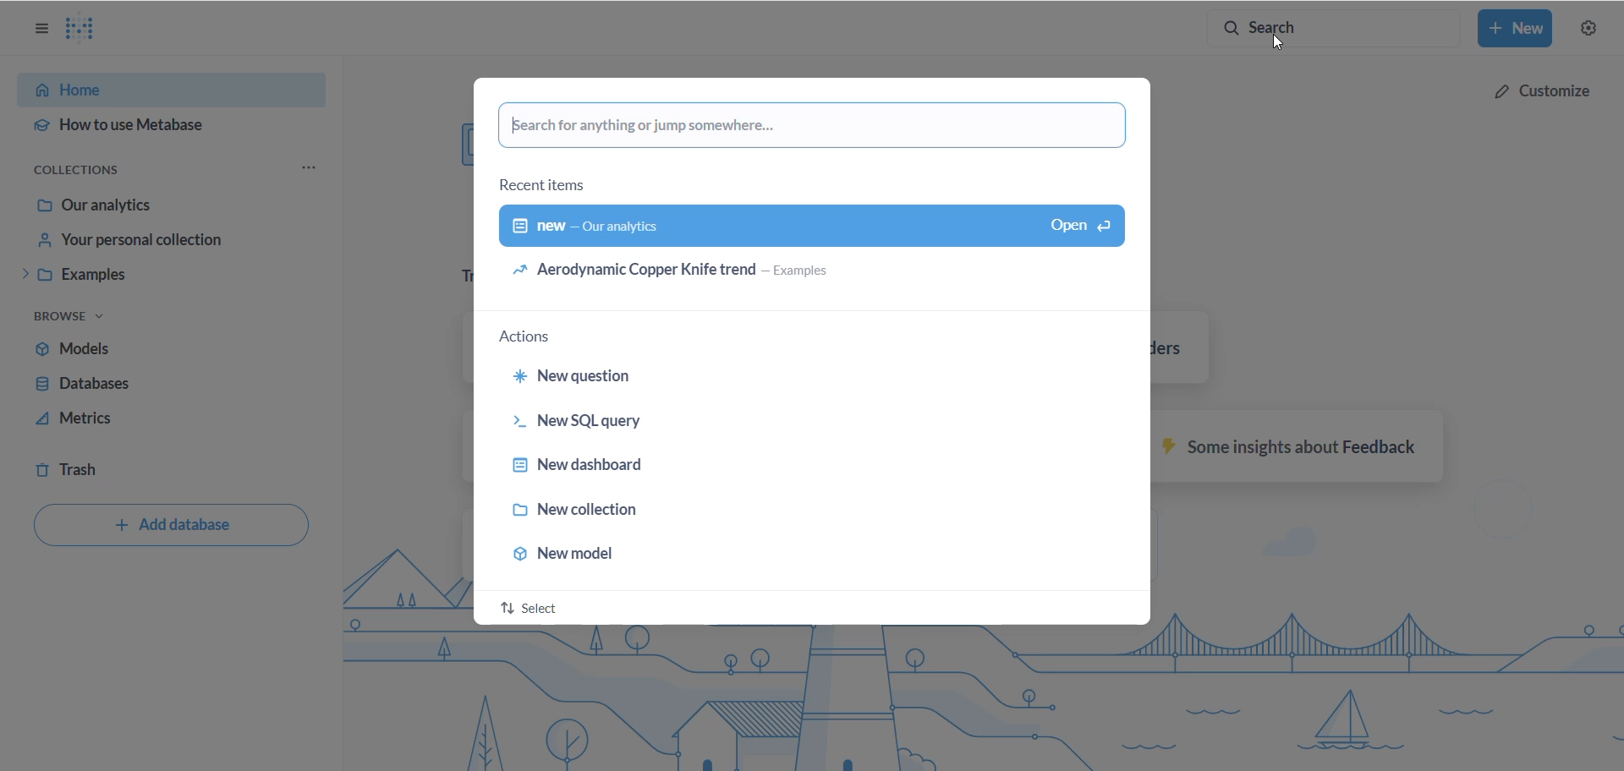 This screenshot has width=1624, height=771. What do you see at coordinates (775, 468) in the screenshot?
I see `new dashboard` at bounding box center [775, 468].